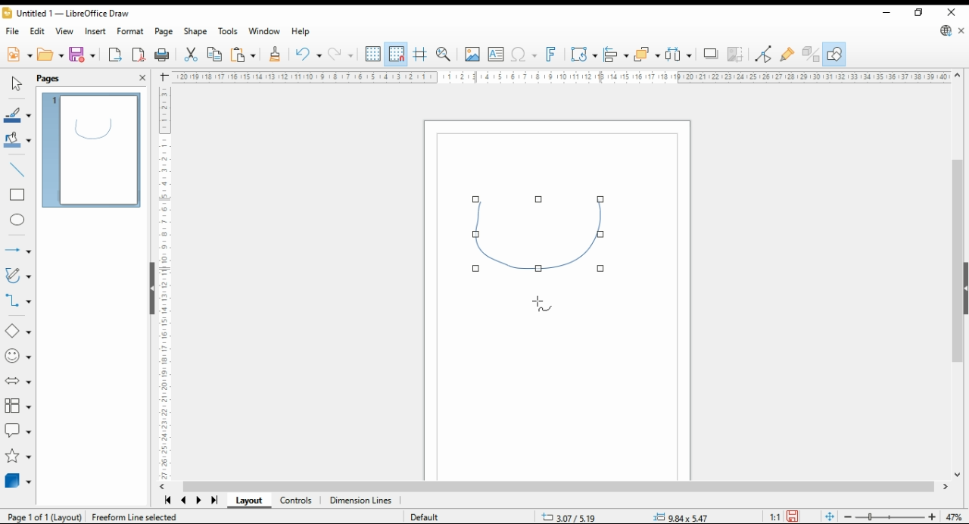  What do you see at coordinates (18, 221) in the screenshot?
I see `ellipse` at bounding box center [18, 221].